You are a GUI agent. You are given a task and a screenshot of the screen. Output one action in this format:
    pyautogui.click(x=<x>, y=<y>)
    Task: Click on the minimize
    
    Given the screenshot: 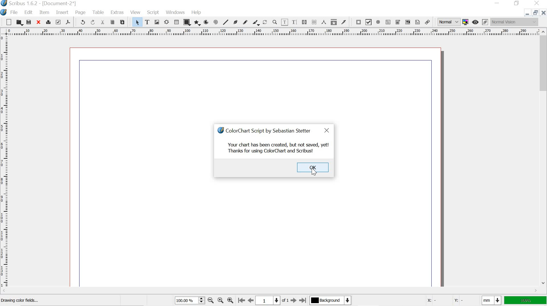 What is the action you would take?
    pyautogui.click(x=526, y=14)
    